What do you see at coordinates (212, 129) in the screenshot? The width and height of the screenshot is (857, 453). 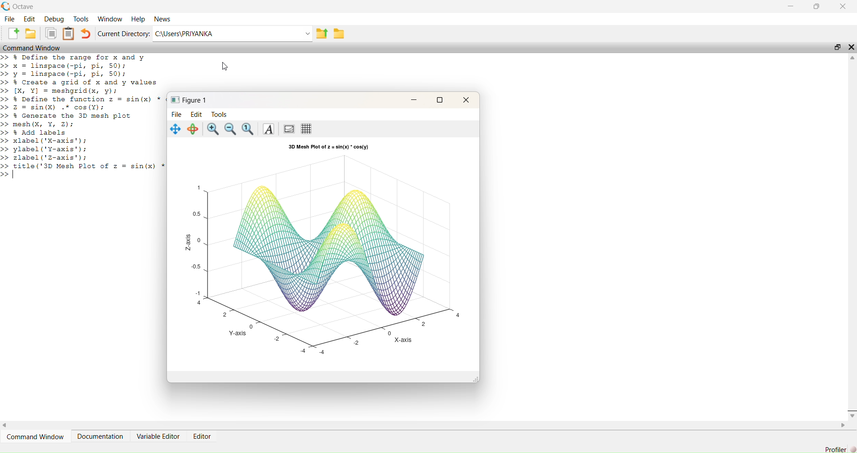 I see `Zoom in` at bounding box center [212, 129].